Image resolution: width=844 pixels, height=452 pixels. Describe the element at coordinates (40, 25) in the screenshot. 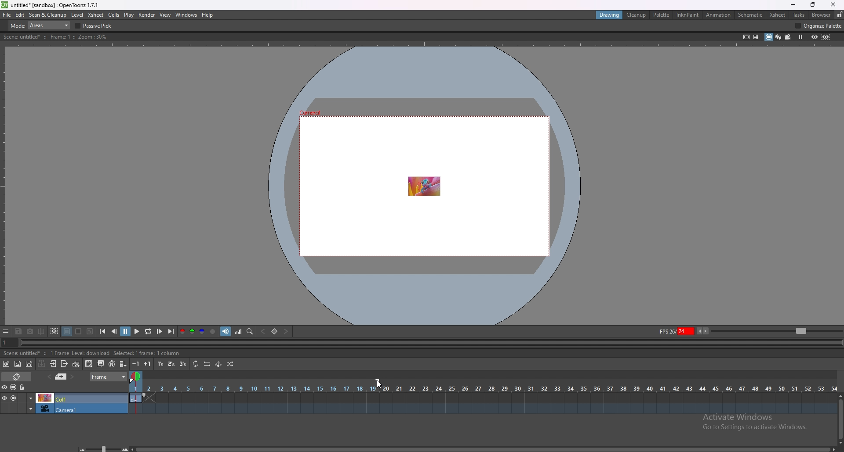

I see `mode` at that location.